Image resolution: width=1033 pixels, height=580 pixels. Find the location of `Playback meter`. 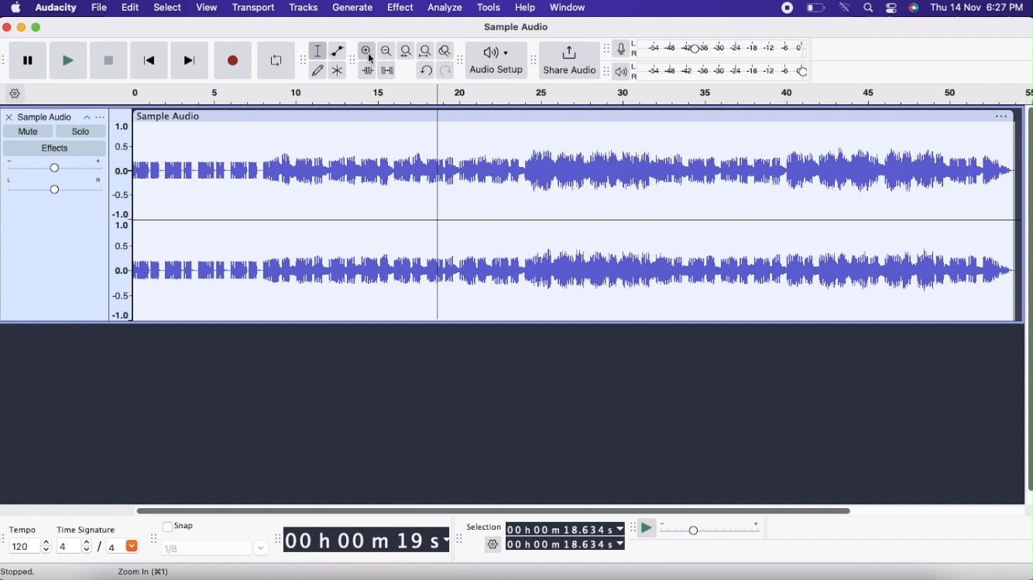

Playback meter is located at coordinates (625, 71).